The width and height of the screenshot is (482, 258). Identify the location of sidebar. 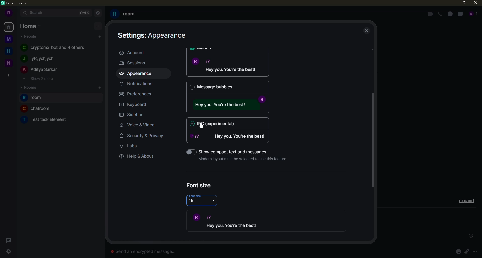
(132, 115).